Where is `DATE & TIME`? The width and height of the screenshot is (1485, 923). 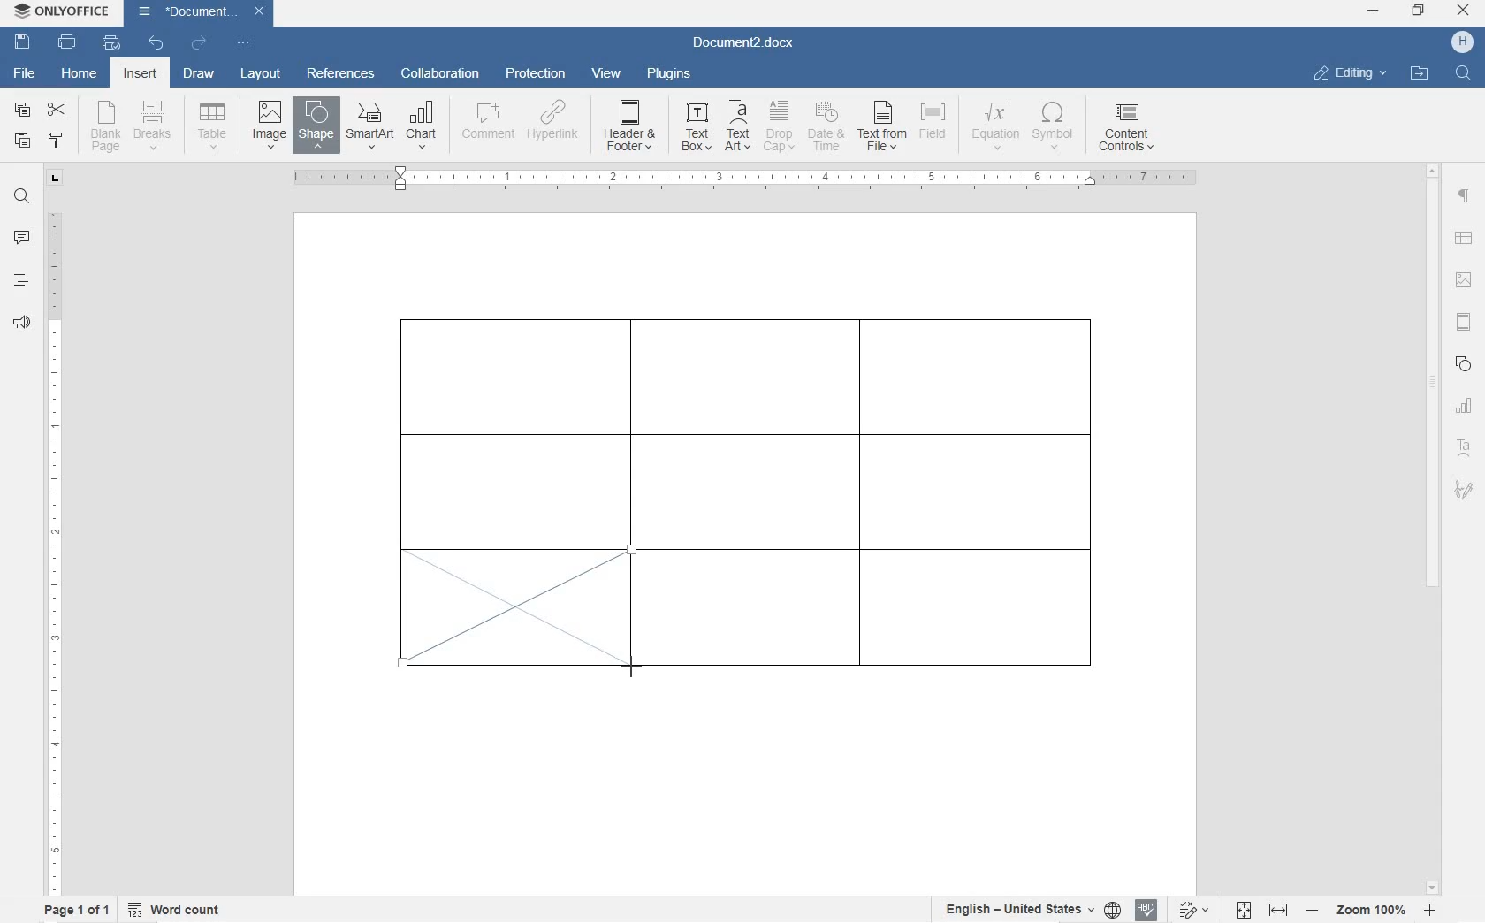
DATE & TIME is located at coordinates (829, 128).